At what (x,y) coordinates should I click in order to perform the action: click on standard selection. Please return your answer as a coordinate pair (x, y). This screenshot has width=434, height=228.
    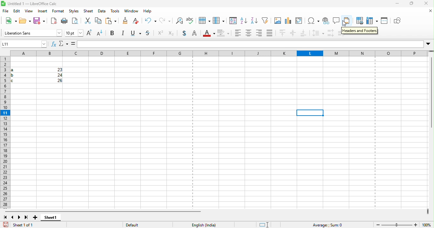
    Looking at the image, I should click on (262, 224).